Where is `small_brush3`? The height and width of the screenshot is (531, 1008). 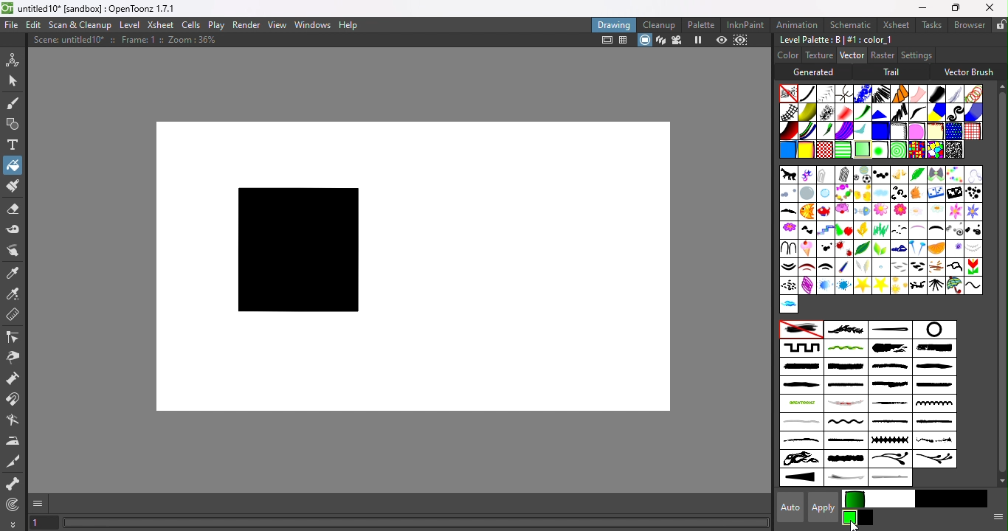
small_brush3 is located at coordinates (801, 441).